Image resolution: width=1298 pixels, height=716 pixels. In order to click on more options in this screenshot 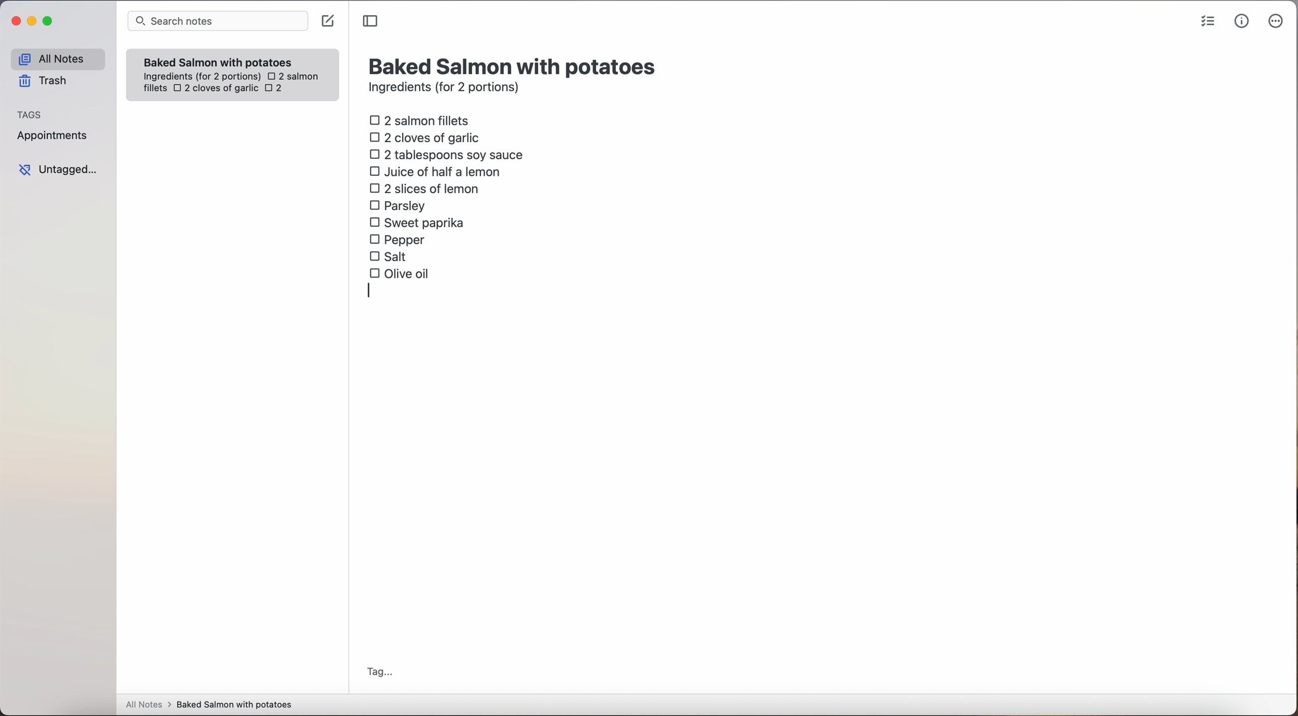, I will do `click(1278, 22)`.